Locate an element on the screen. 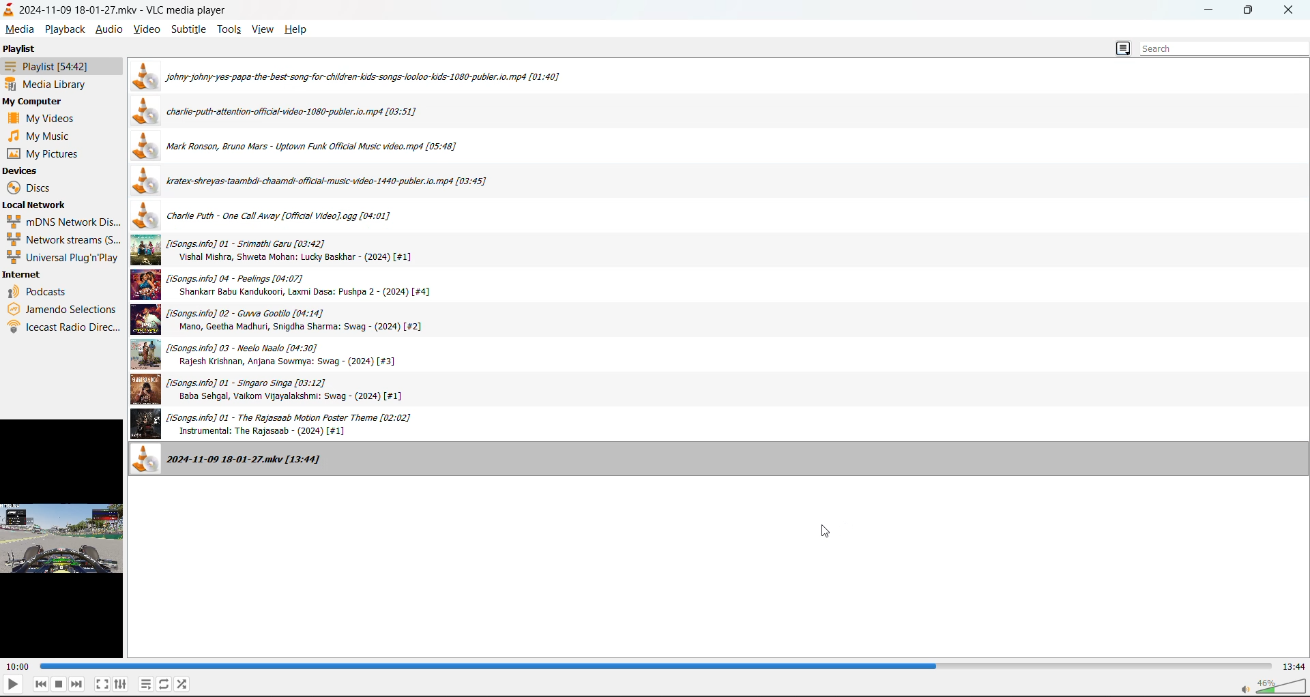 This screenshot has height=697, width=1310. internet is located at coordinates (27, 273).